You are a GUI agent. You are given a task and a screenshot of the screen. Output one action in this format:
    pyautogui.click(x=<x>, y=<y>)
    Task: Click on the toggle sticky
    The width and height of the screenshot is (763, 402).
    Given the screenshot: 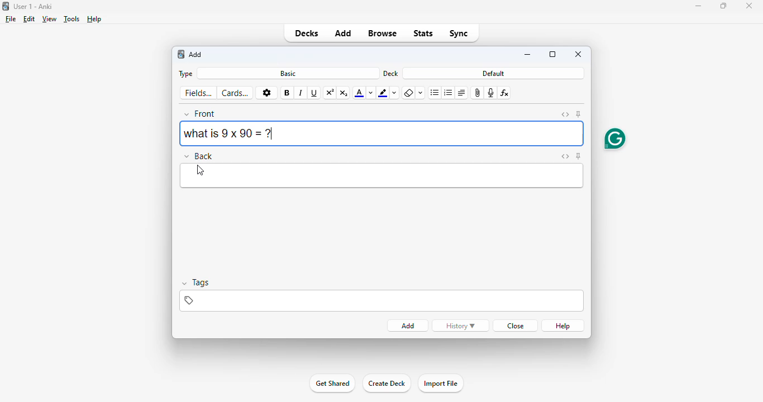 What is the action you would take?
    pyautogui.click(x=579, y=114)
    